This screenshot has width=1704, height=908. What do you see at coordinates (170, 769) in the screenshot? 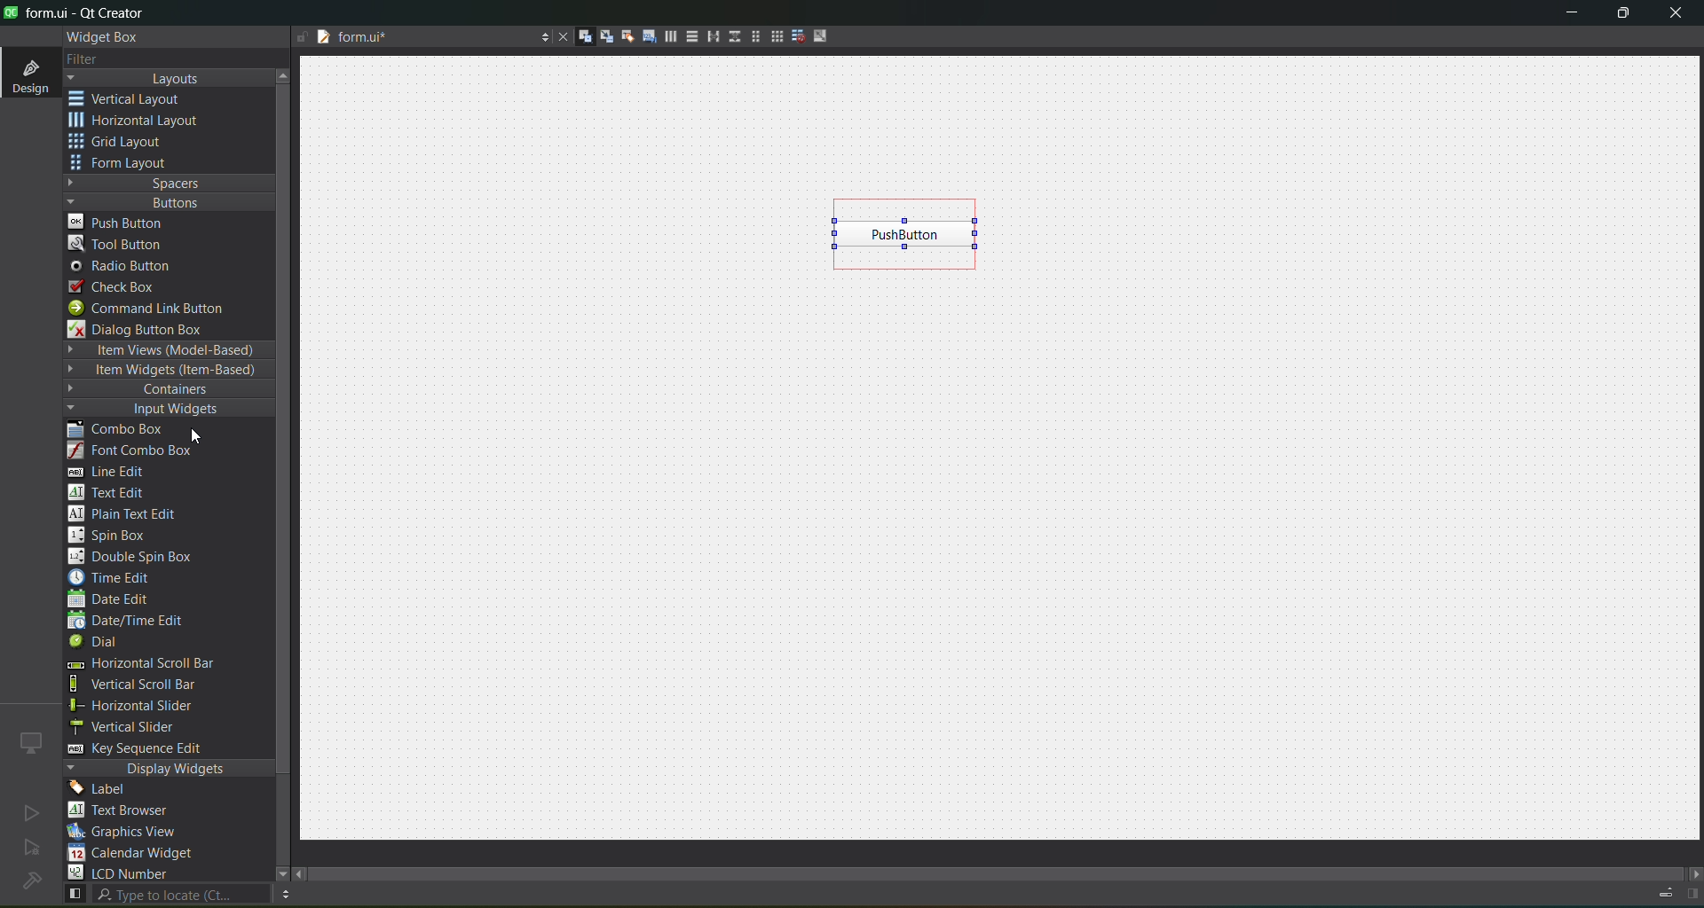
I see `display widgets` at bounding box center [170, 769].